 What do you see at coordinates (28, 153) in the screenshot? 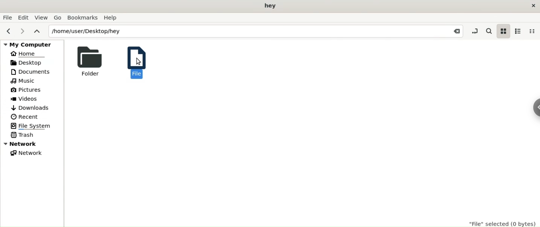
I see `Network` at bounding box center [28, 153].